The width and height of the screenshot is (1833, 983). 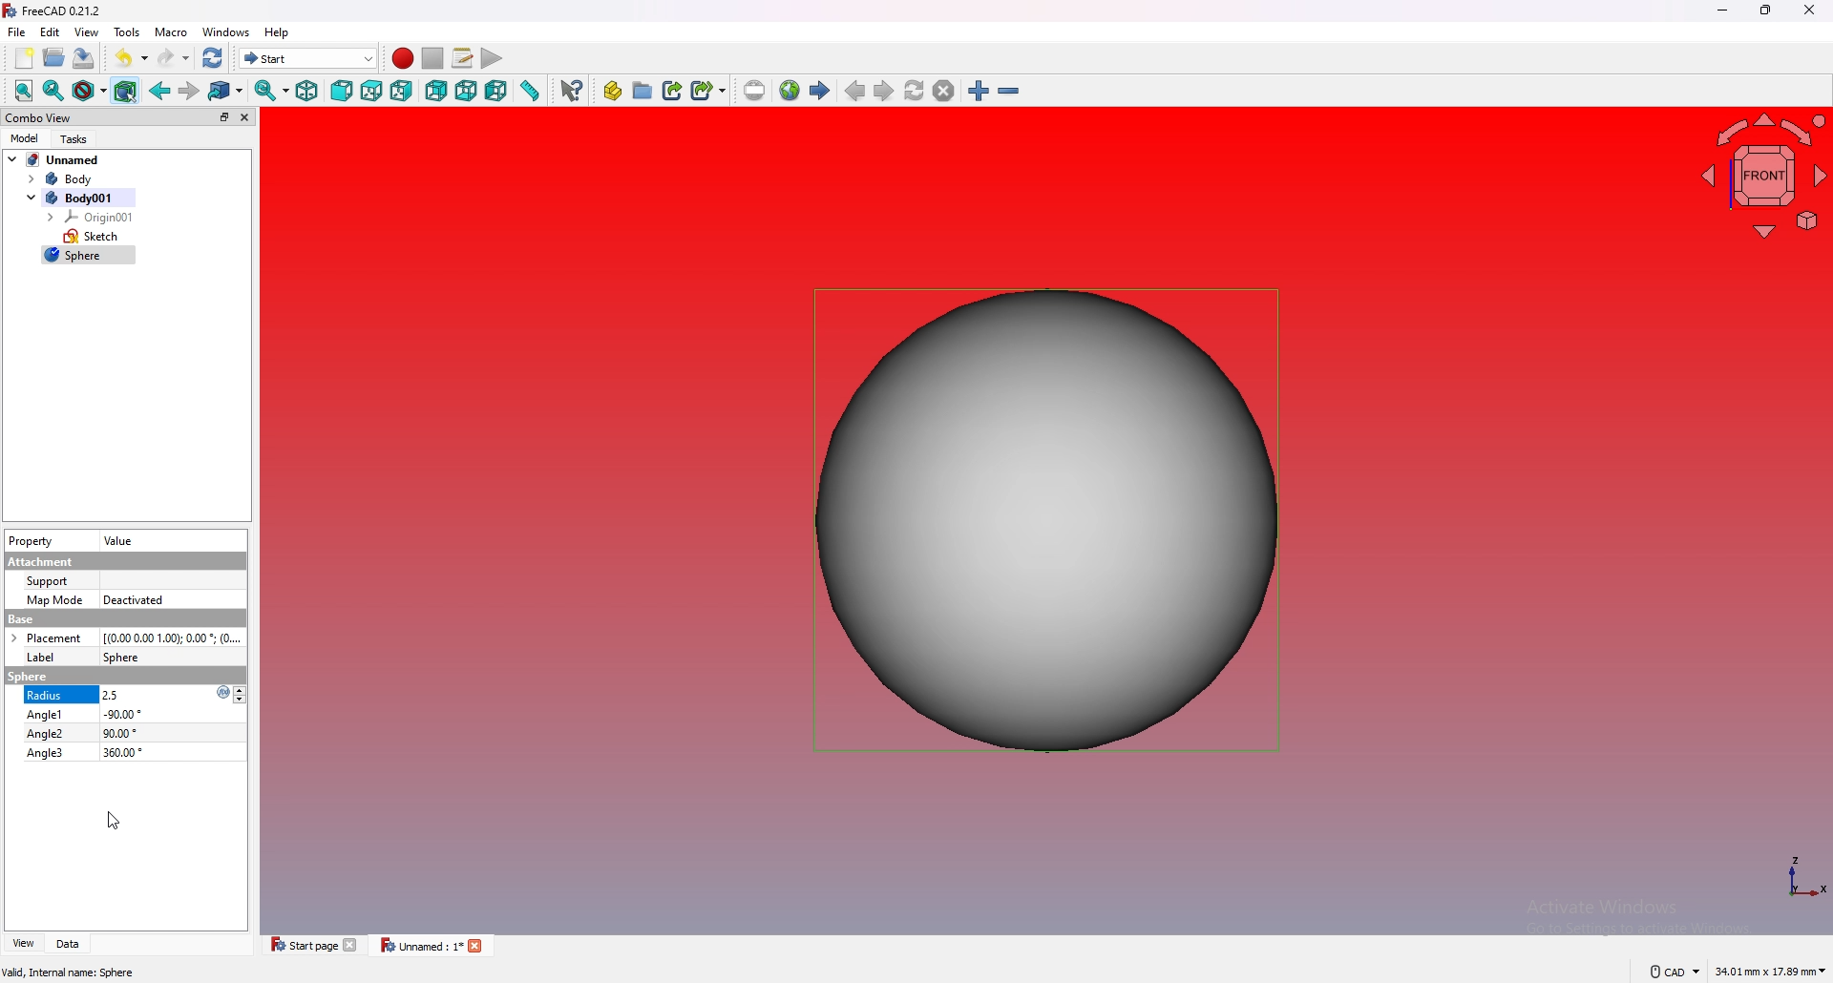 What do you see at coordinates (226, 92) in the screenshot?
I see `go to linked object` at bounding box center [226, 92].